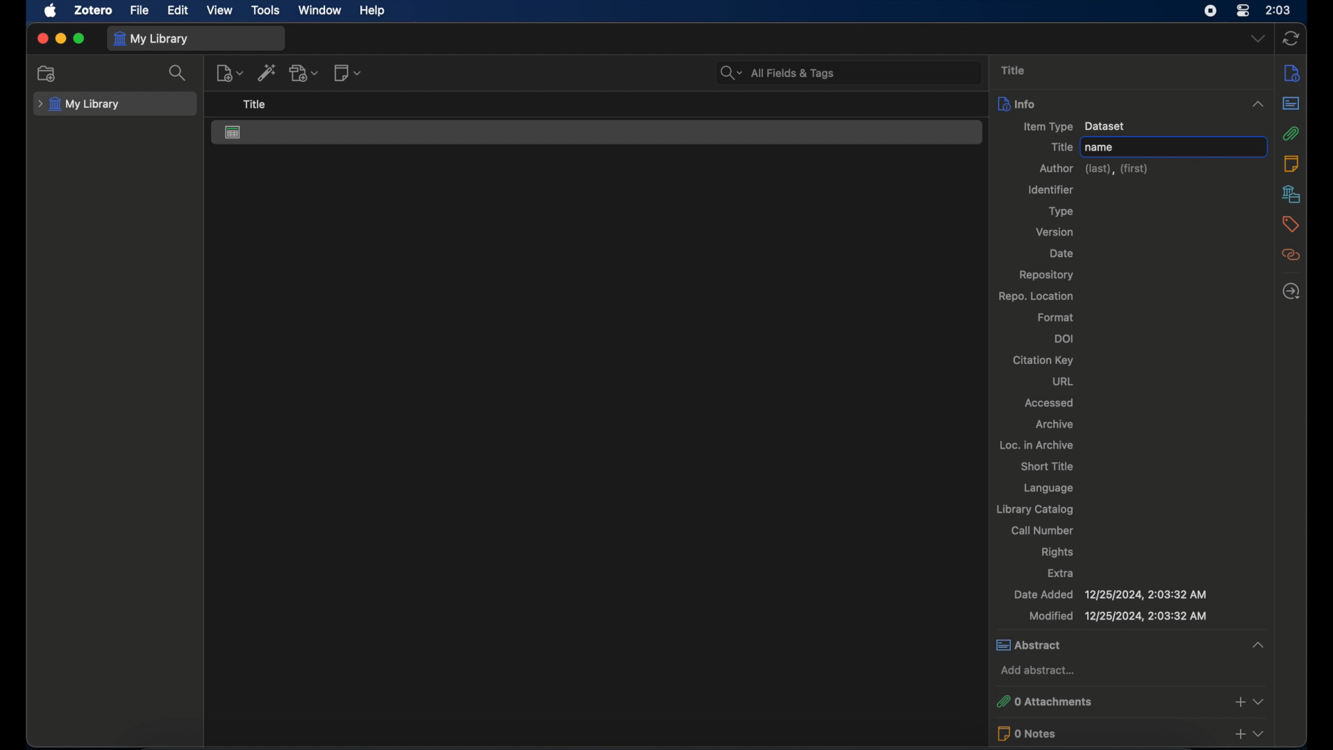  Describe the element at coordinates (1291, 103) in the screenshot. I see `abstract` at that location.